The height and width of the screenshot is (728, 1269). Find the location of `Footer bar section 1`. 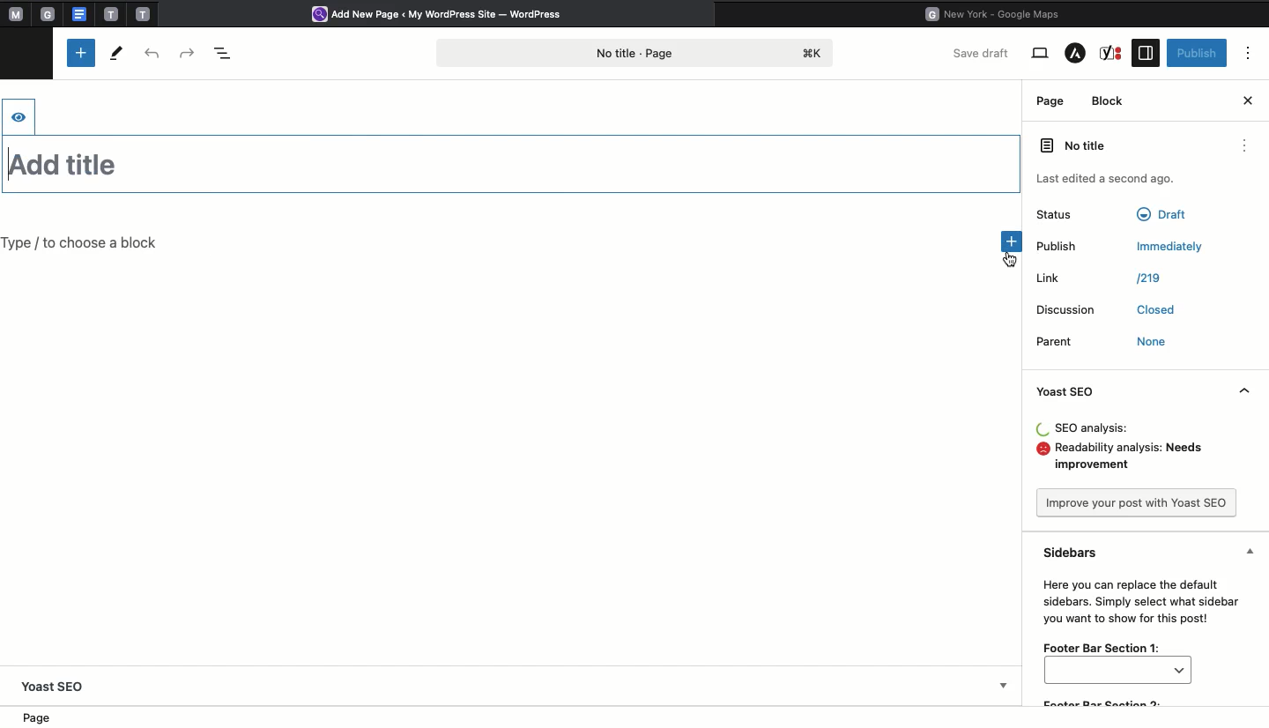

Footer bar section 1 is located at coordinates (1111, 647).